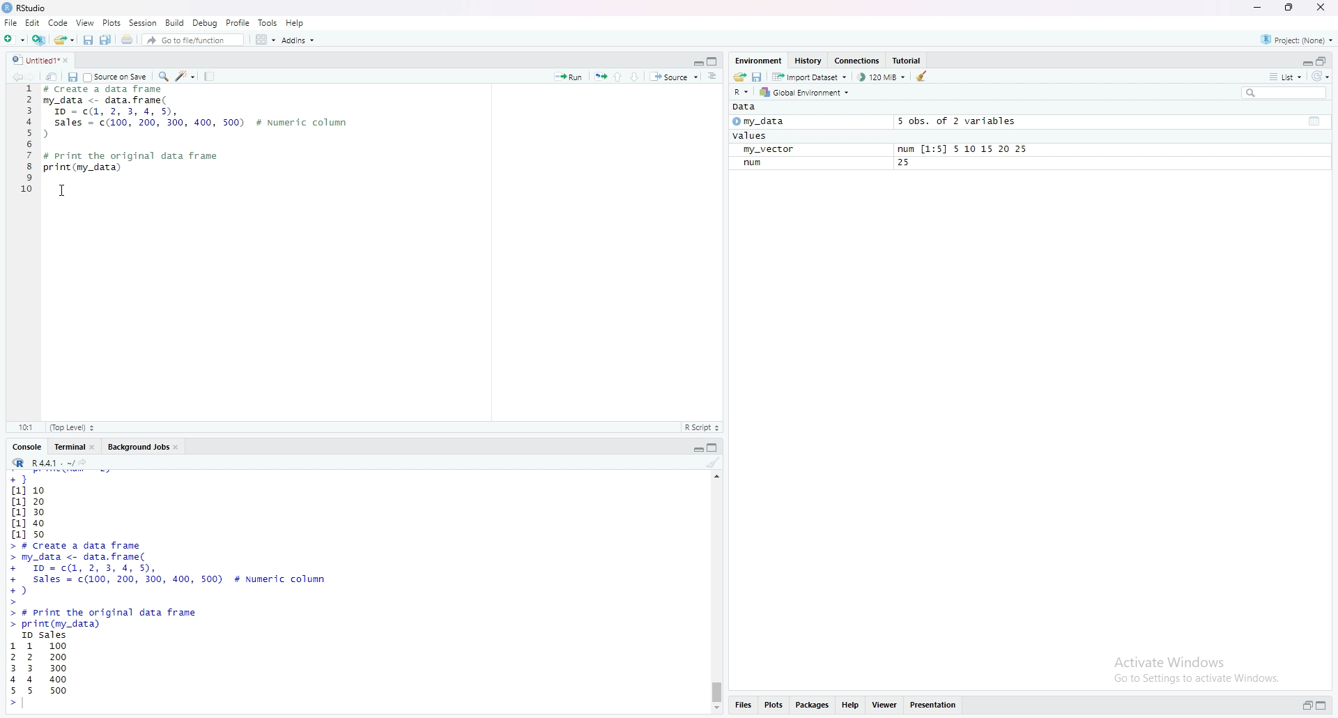  What do you see at coordinates (960, 121) in the screenshot?
I see `5 obs. of 2 variables` at bounding box center [960, 121].